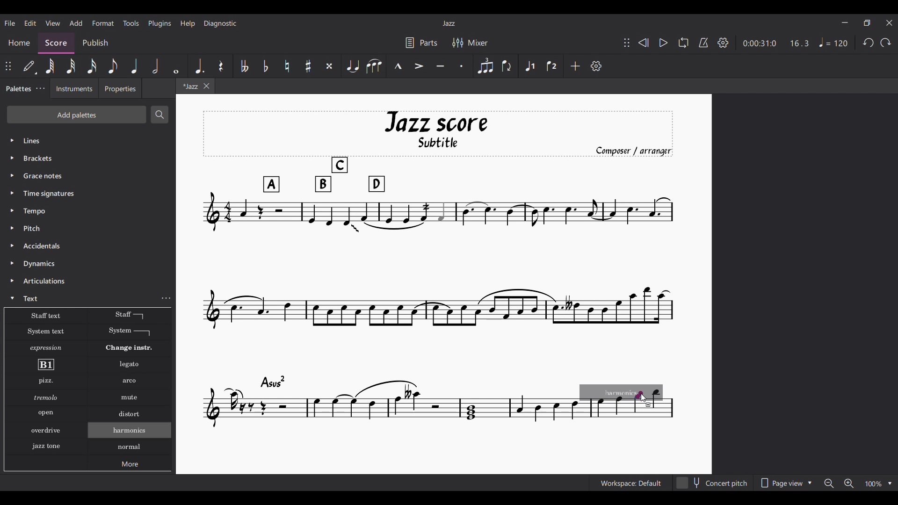  What do you see at coordinates (33, 298) in the screenshot?
I see `Test` at bounding box center [33, 298].